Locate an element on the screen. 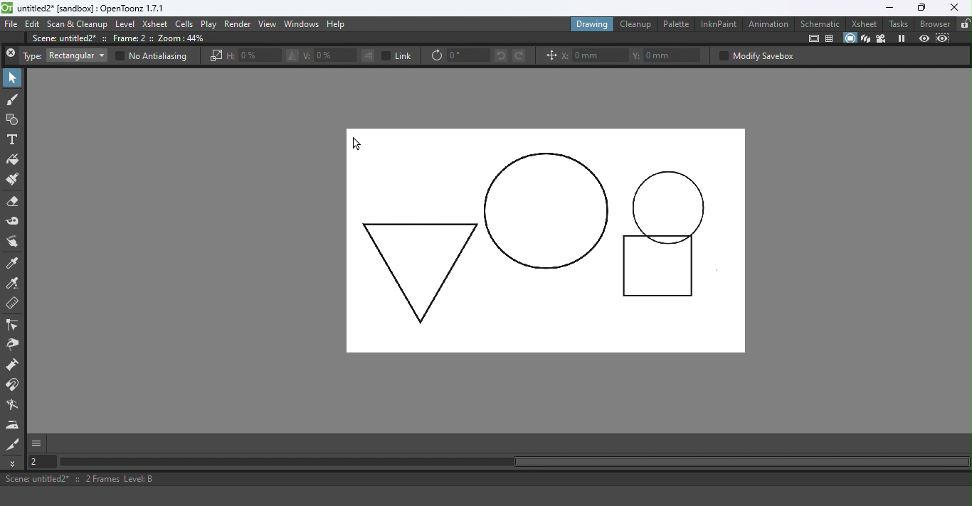 Image resolution: width=972 pixels, height=506 pixels. Rotate selection left is located at coordinates (500, 55).